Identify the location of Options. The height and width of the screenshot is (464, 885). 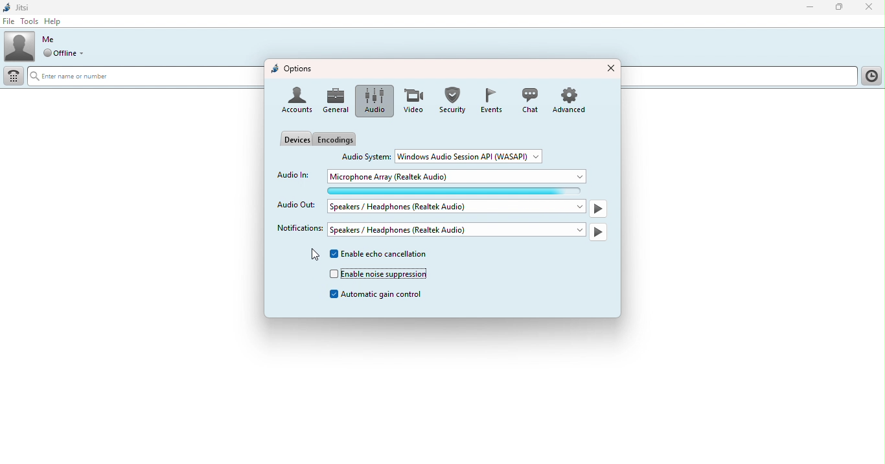
(293, 69).